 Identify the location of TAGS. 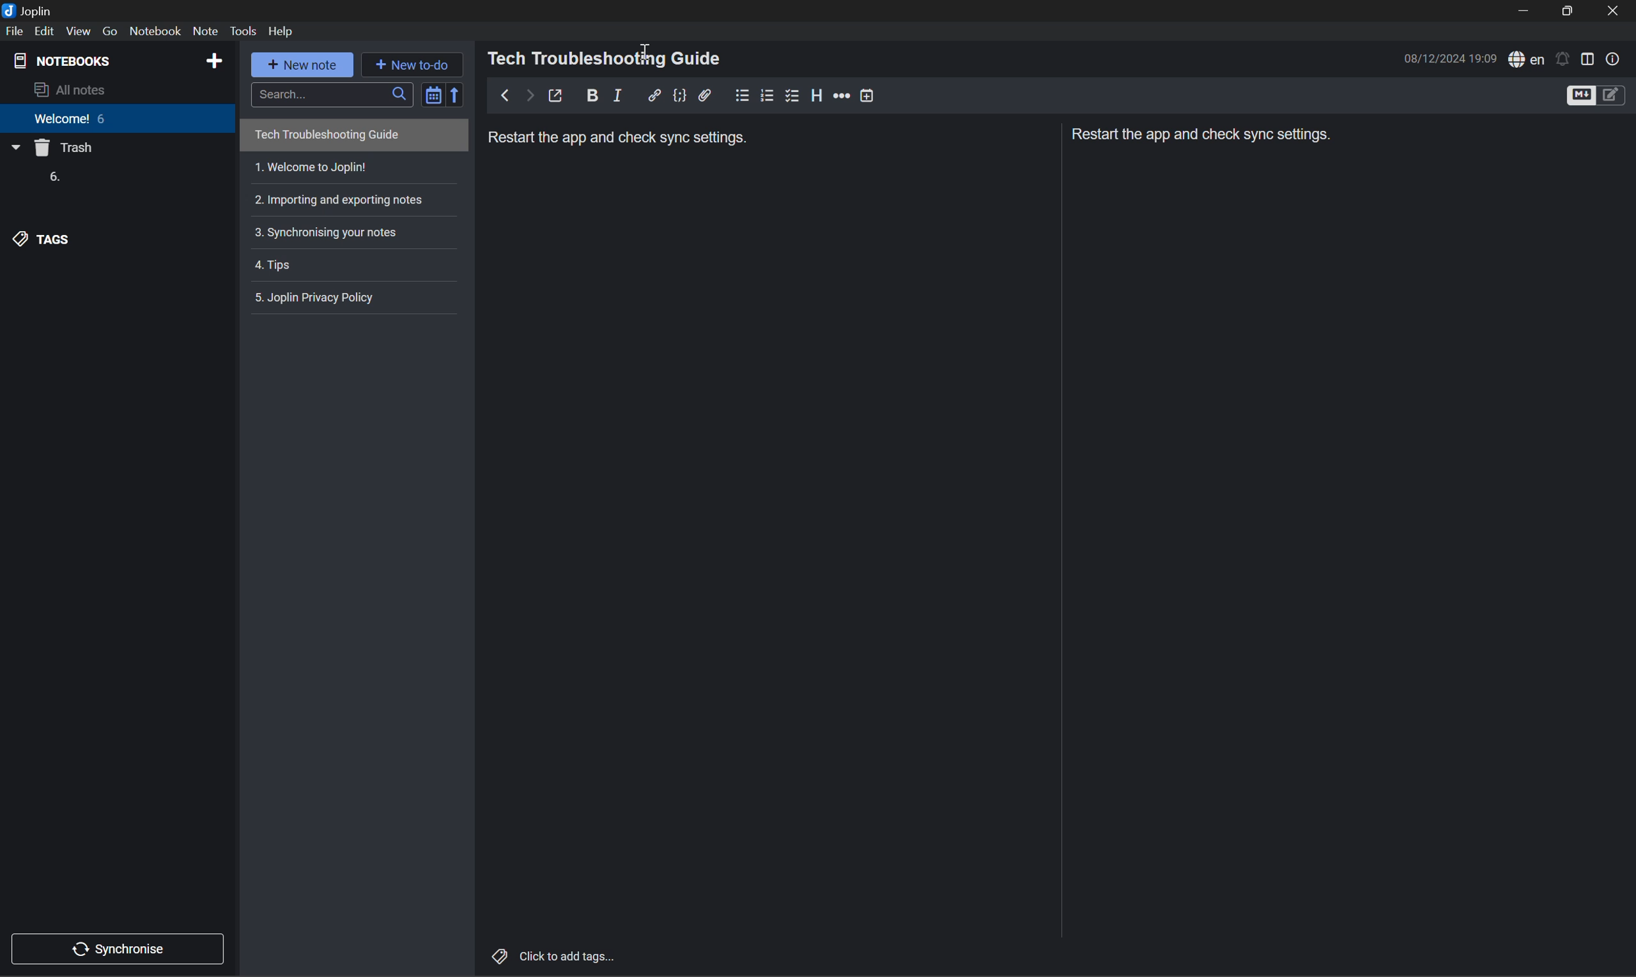
(45, 239).